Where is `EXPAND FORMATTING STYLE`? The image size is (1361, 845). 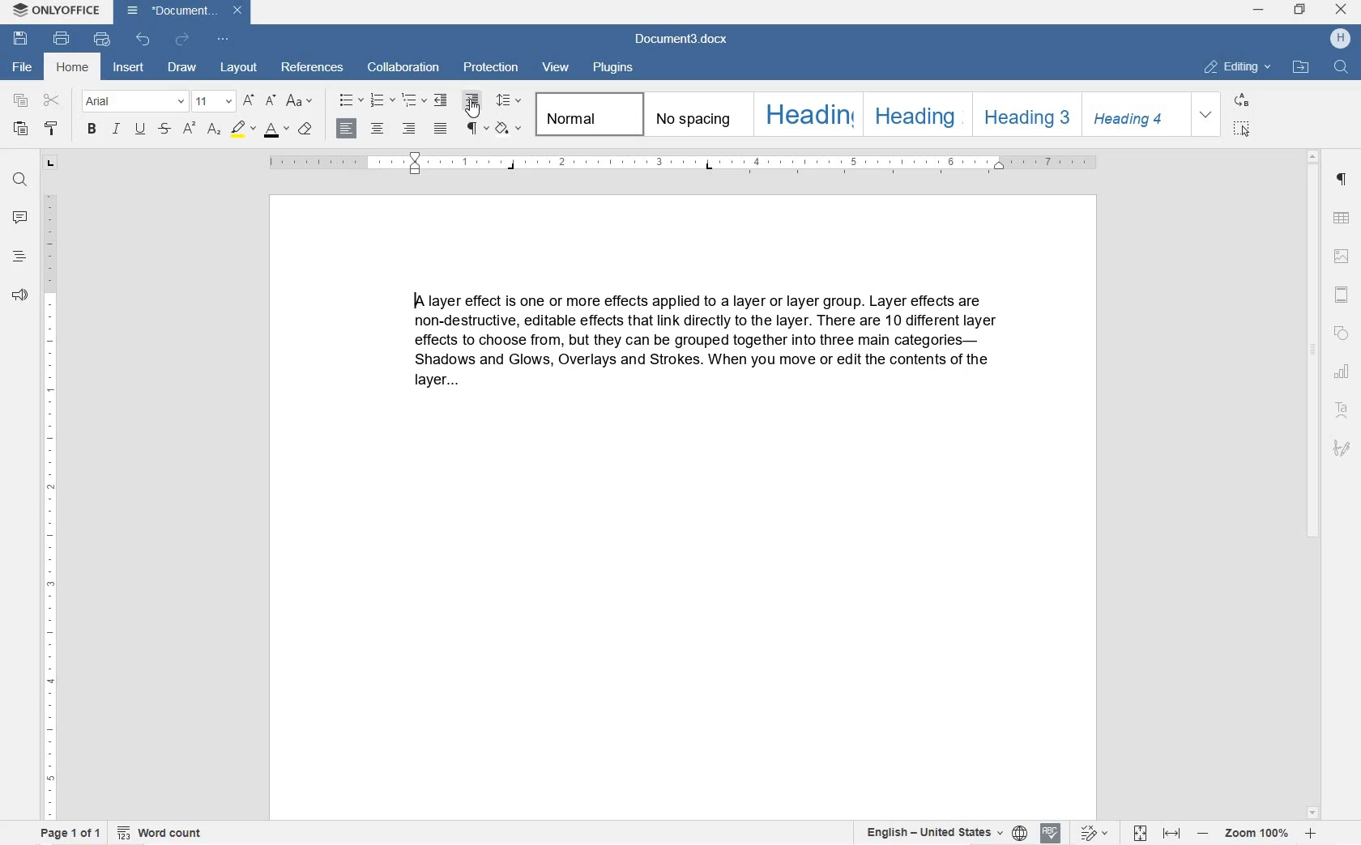 EXPAND FORMATTING STYLE is located at coordinates (1208, 115).